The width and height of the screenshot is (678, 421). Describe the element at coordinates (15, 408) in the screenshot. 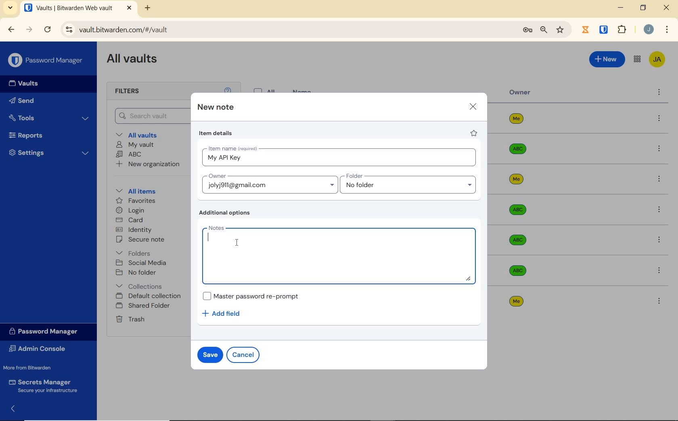

I see `expand/collapse` at that location.